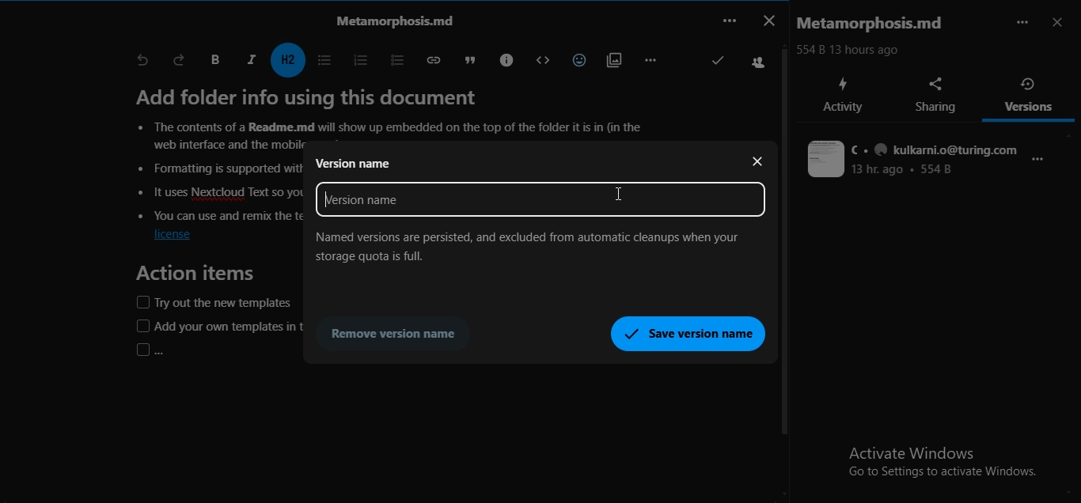  Describe the element at coordinates (913, 160) in the screenshot. I see `text` at that location.